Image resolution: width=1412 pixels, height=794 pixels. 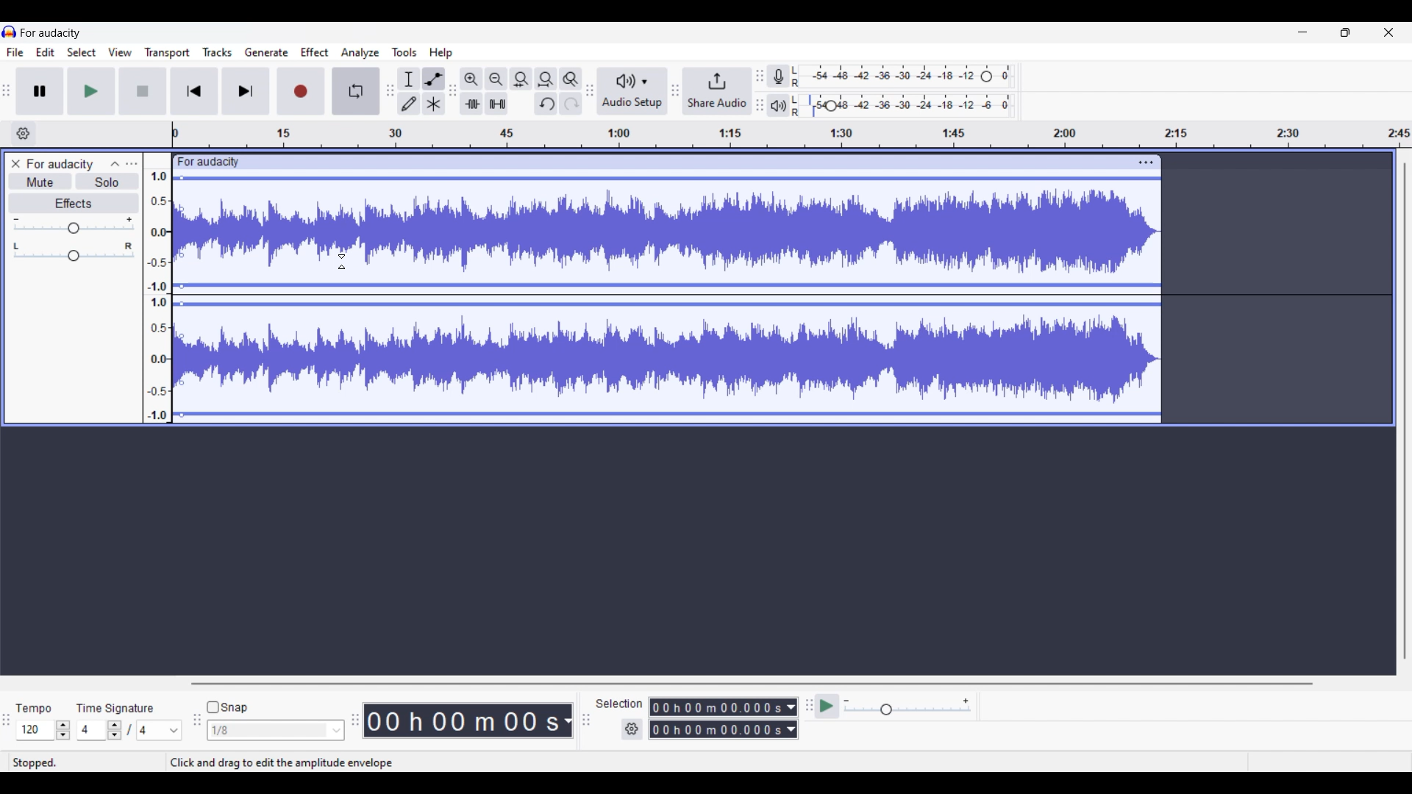 I want to click on click to move, so click(x=688, y=162).